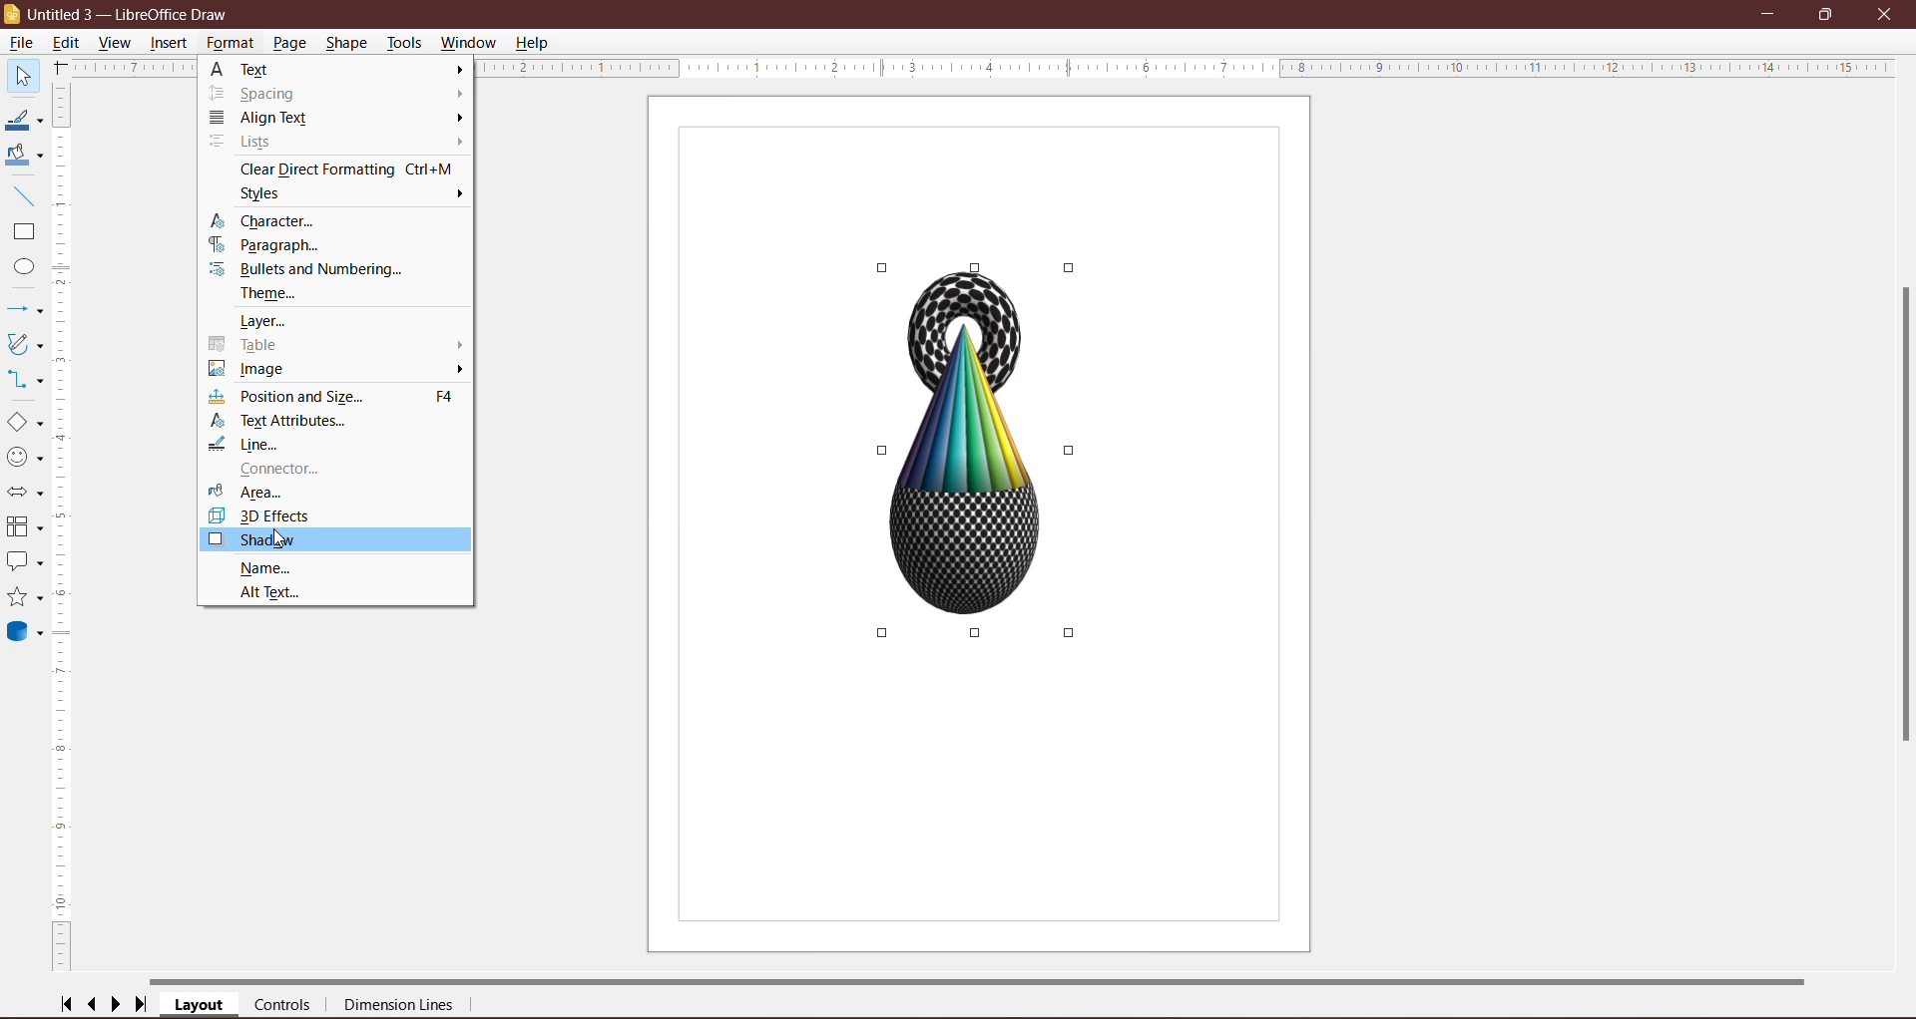  Describe the element at coordinates (273, 194) in the screenshot. I see `Styles` at that location.